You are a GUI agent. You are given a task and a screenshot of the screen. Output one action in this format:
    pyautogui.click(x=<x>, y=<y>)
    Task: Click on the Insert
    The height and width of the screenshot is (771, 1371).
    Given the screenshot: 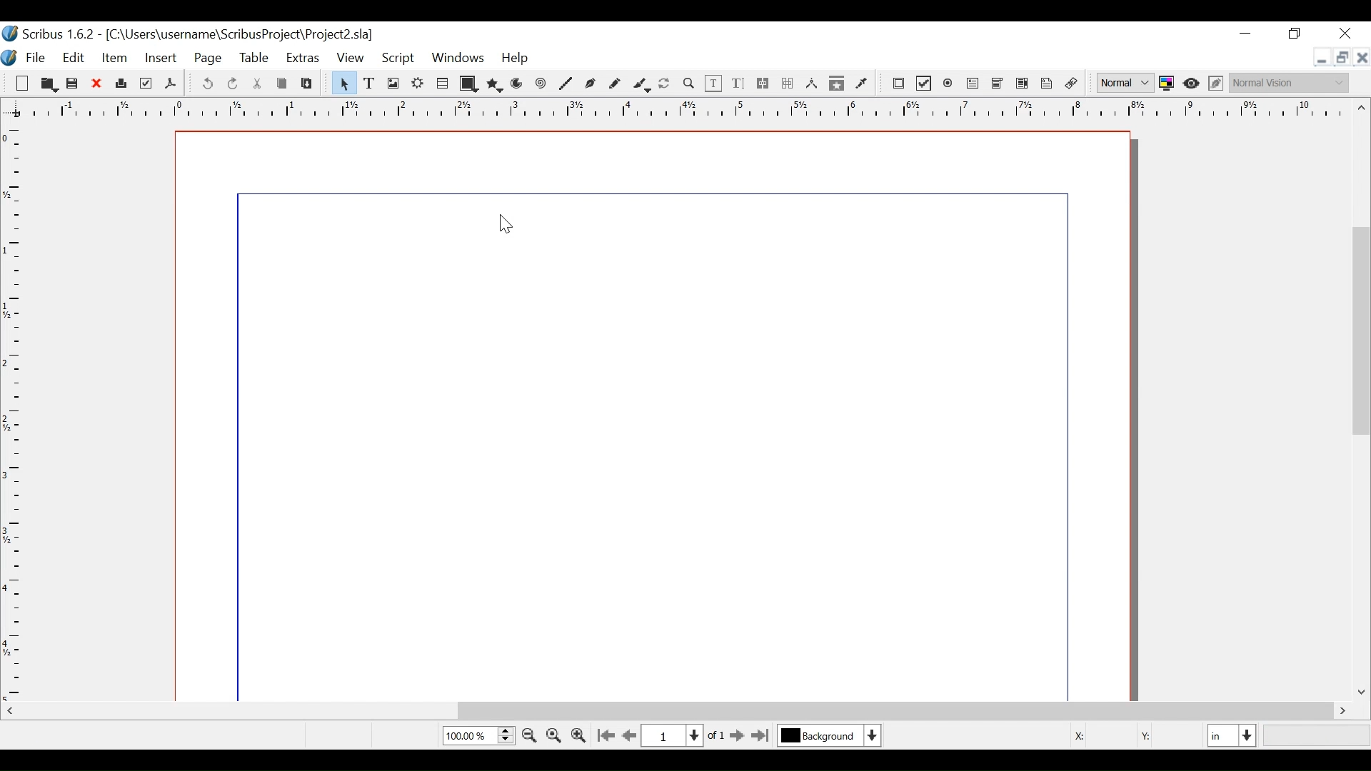 What is the action you would take?
    pyautogui.click(x=164, y=61)
    